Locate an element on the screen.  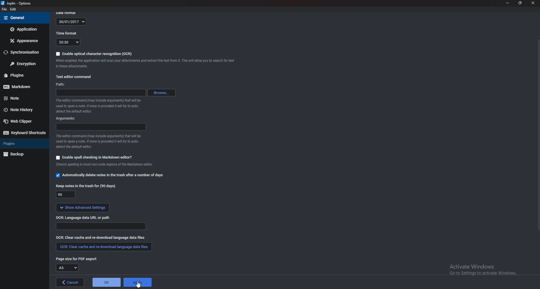
ok is located at coordinates (107, 283).